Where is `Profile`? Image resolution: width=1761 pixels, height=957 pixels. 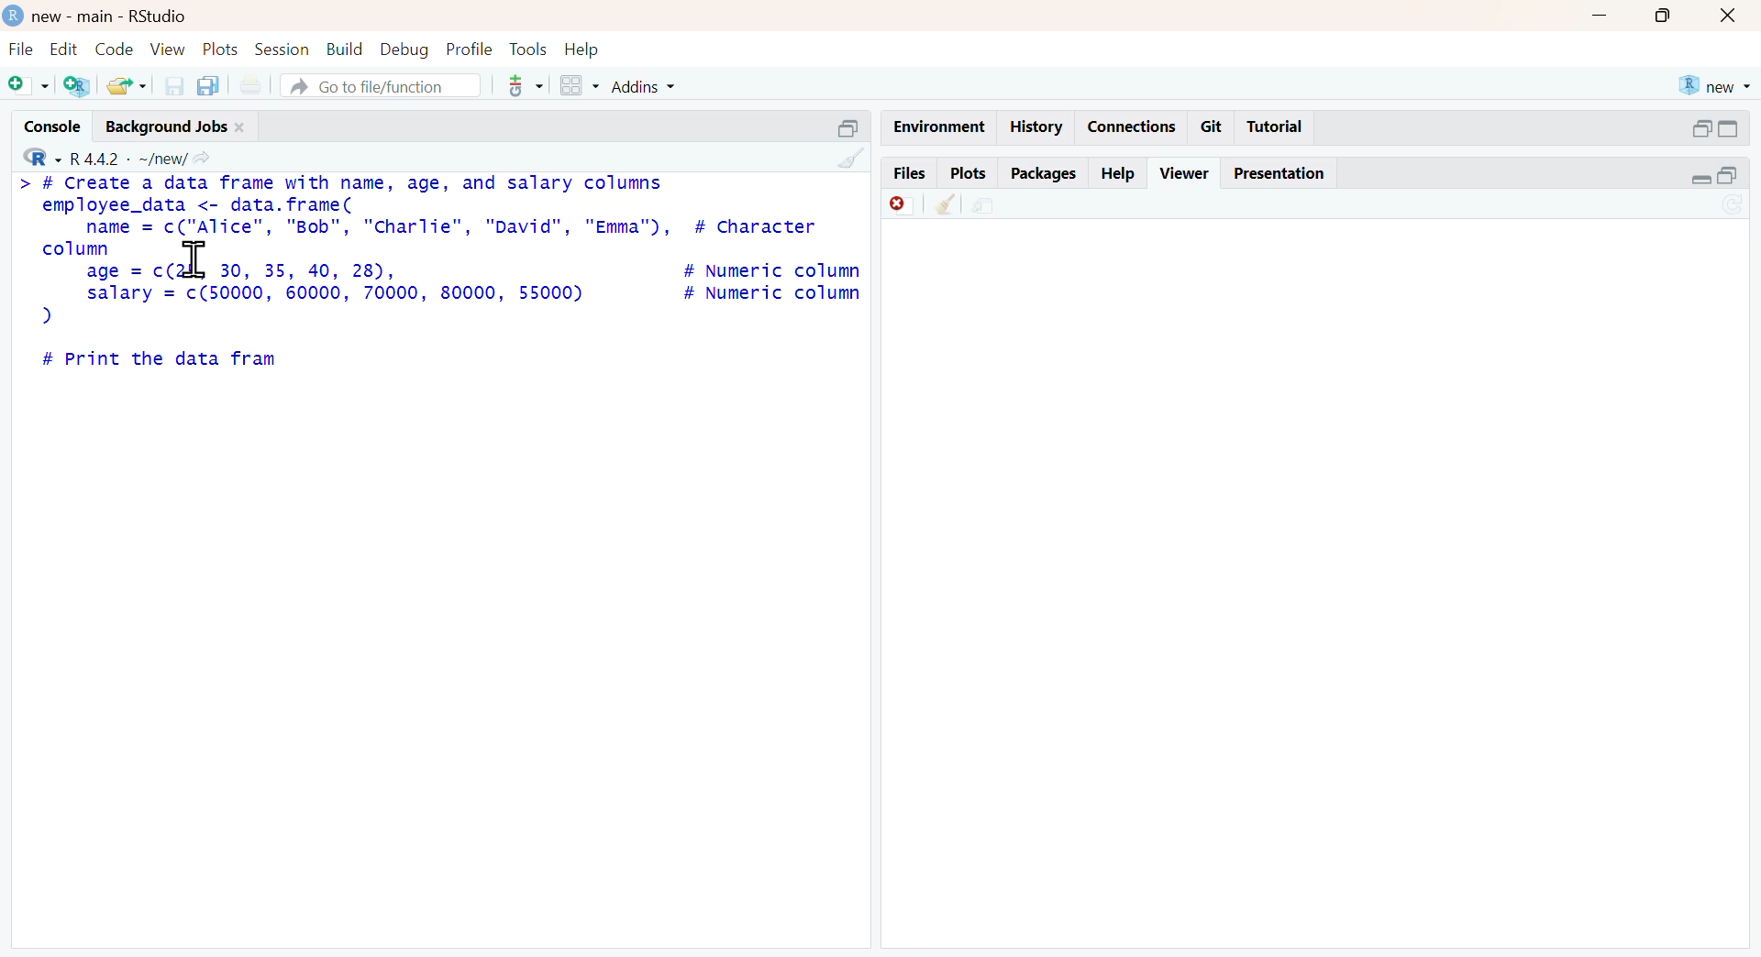
Profile is located at coordinates (469, 49).